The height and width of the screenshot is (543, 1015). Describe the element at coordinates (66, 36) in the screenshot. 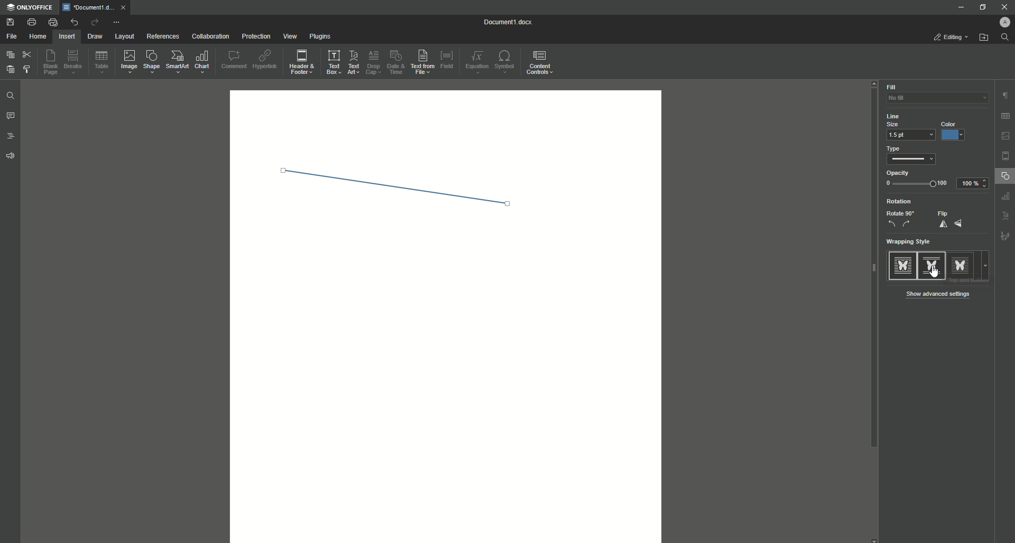

I see `Insert` at that location.